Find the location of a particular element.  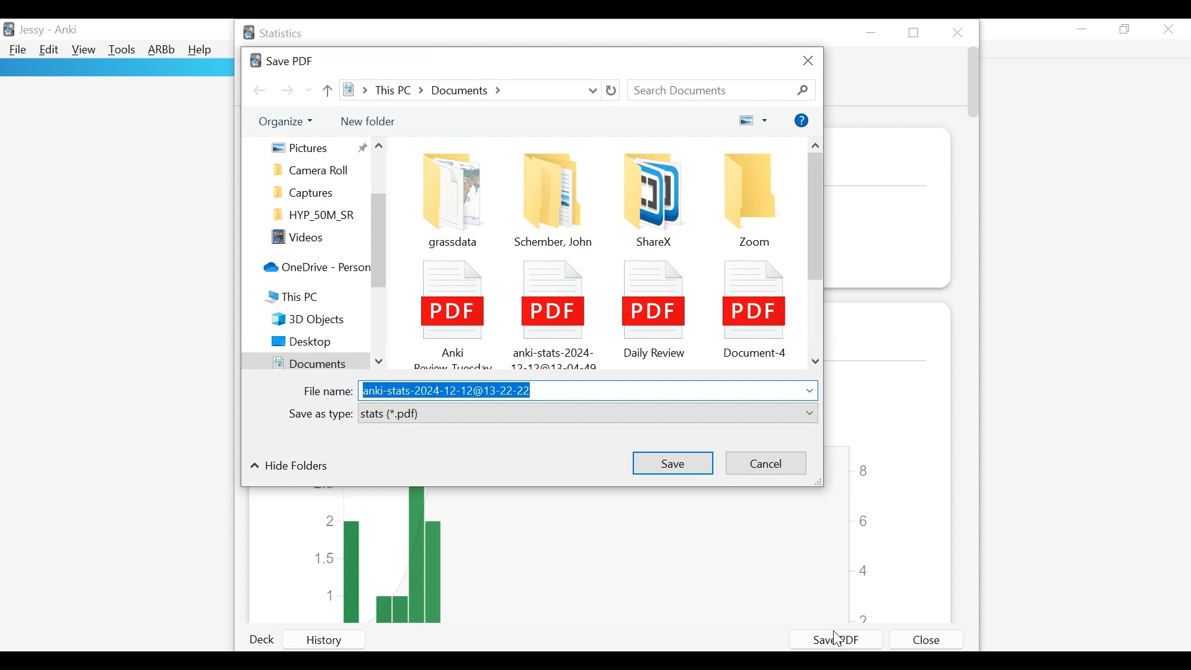

Save as type is located at coordinates (319, 415).